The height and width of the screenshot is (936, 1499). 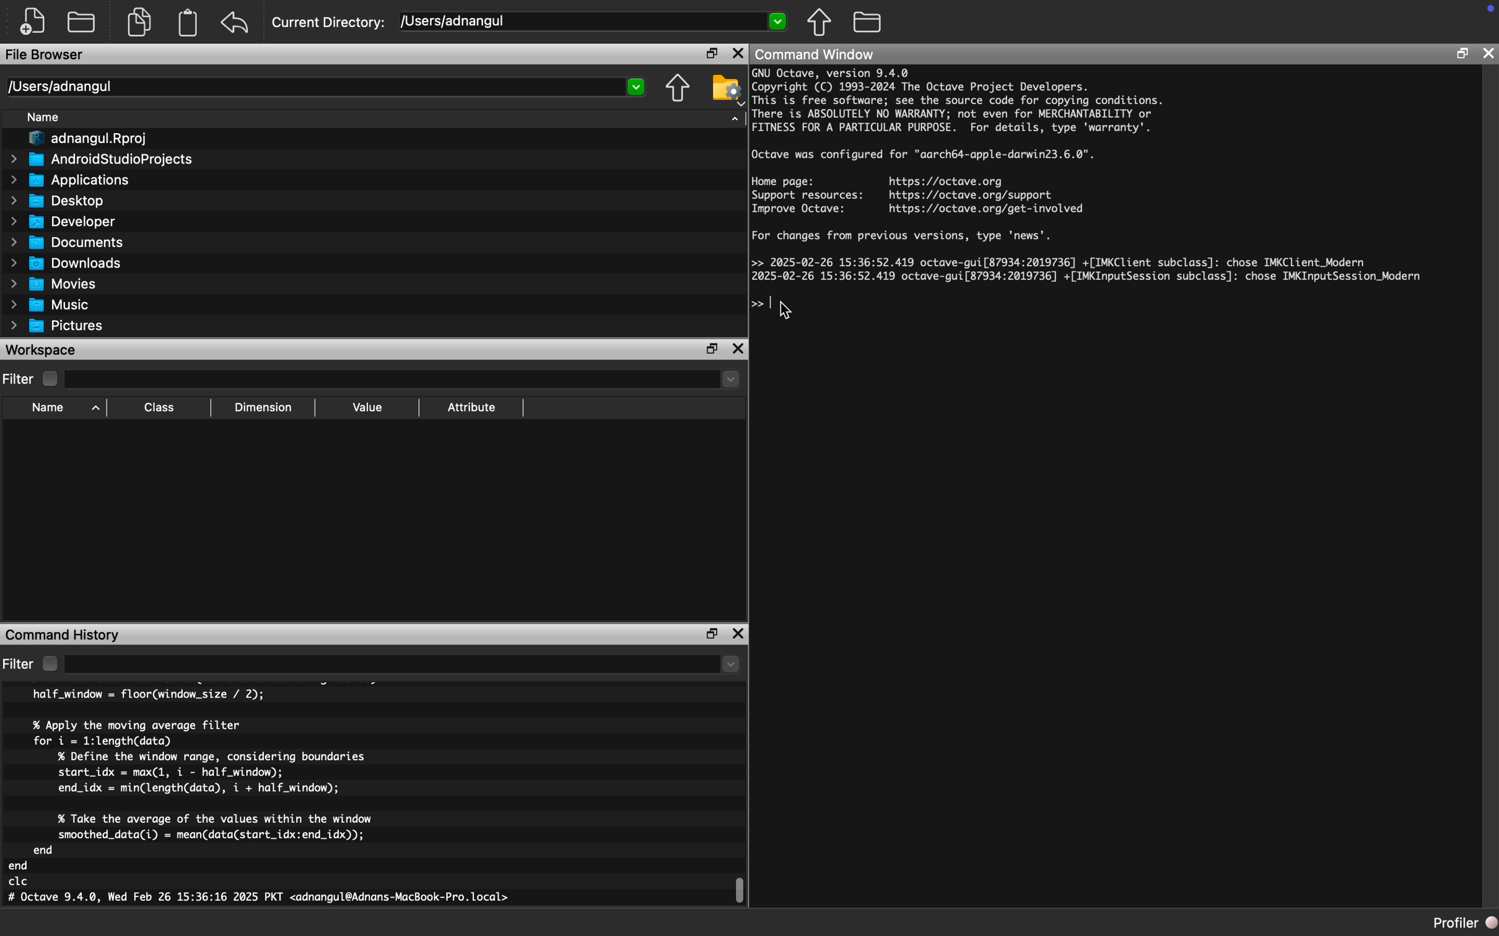 I want to click on Close, so click(x=1487, y=55).